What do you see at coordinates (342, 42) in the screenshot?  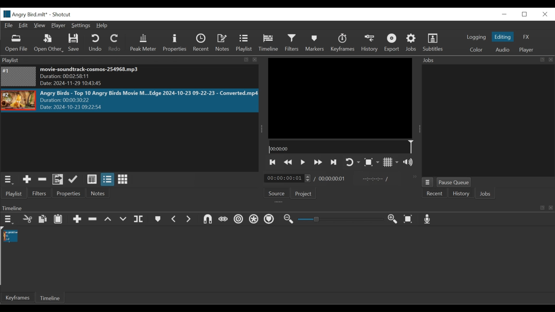 I see `Keyframes` at bounding box center [342, 42].